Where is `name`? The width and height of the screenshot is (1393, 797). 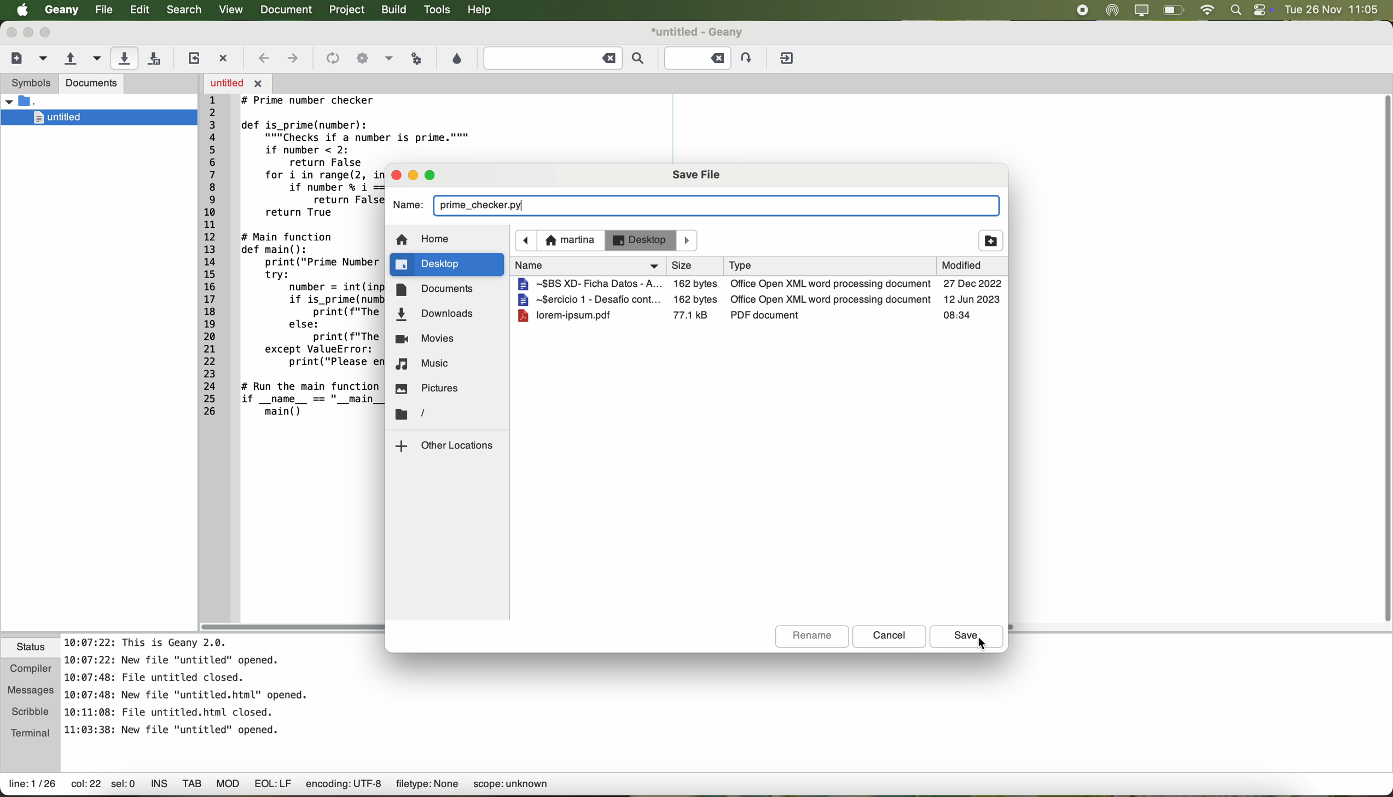
name is located at coordinates (693, 266).